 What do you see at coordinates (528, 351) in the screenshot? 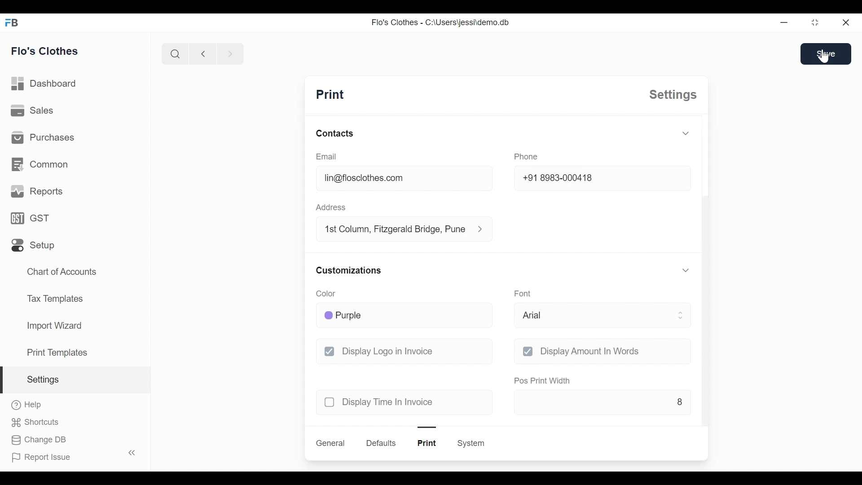
I see `checkbox` at bounding box center [528, 351].